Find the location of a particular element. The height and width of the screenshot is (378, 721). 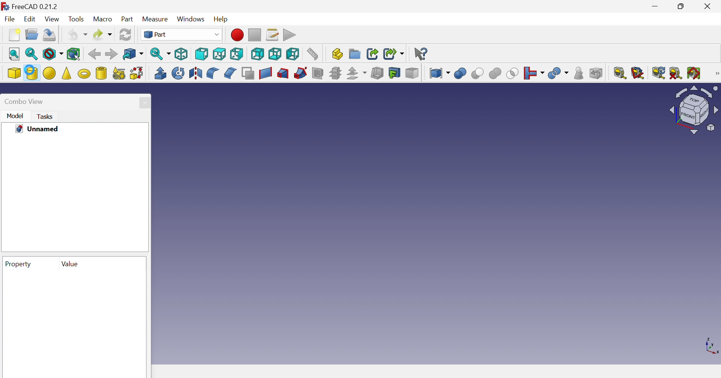

Execute macro is located at coordinates (291, 34).